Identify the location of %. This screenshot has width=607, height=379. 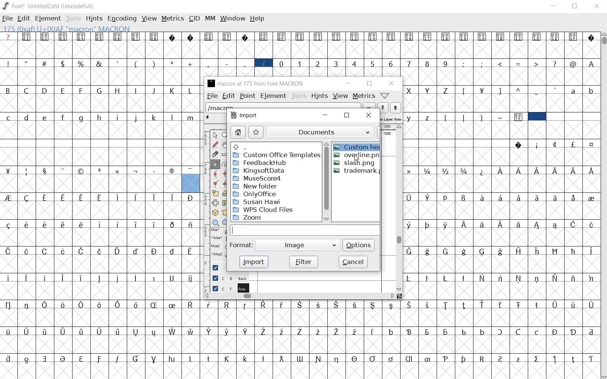
(81, 63).